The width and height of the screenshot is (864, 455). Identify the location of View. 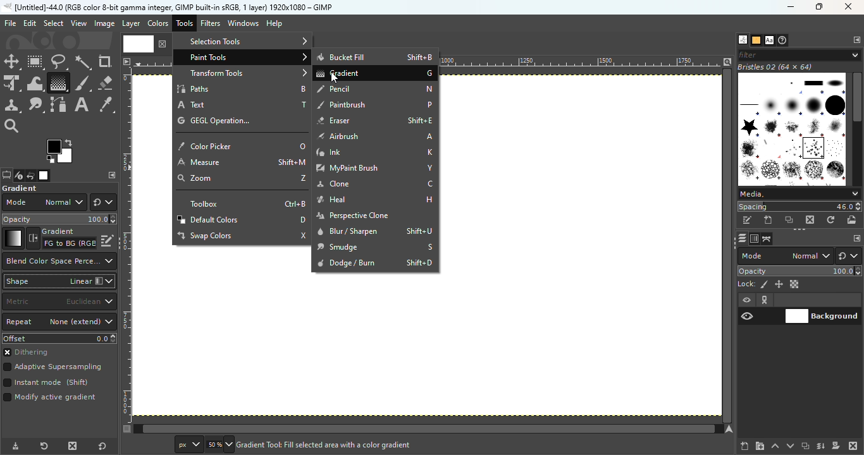
(79, 23).